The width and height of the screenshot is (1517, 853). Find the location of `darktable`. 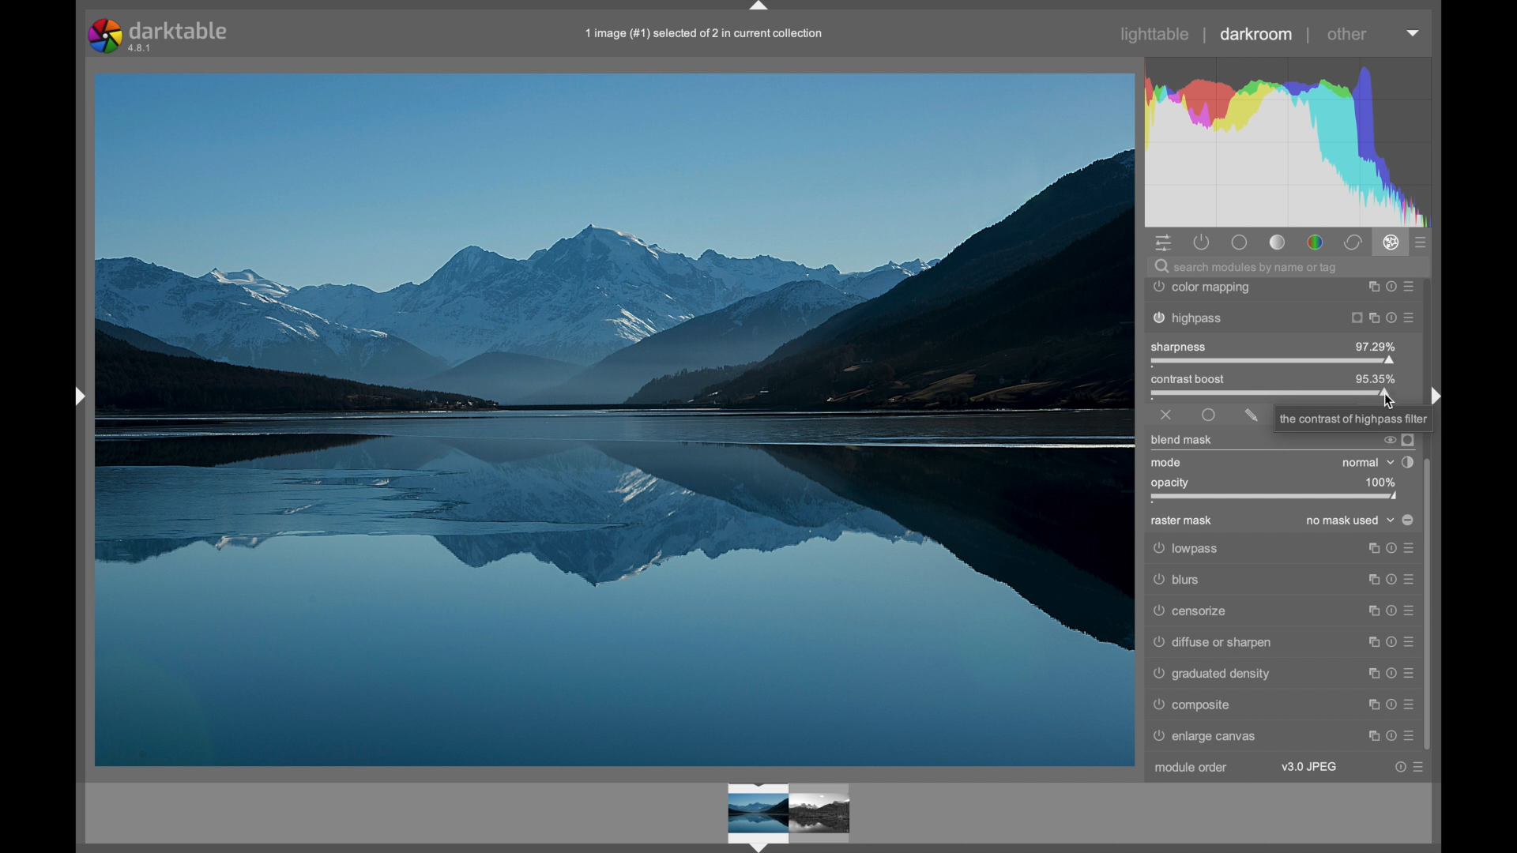

darktable is located at coordinates (160, 36).